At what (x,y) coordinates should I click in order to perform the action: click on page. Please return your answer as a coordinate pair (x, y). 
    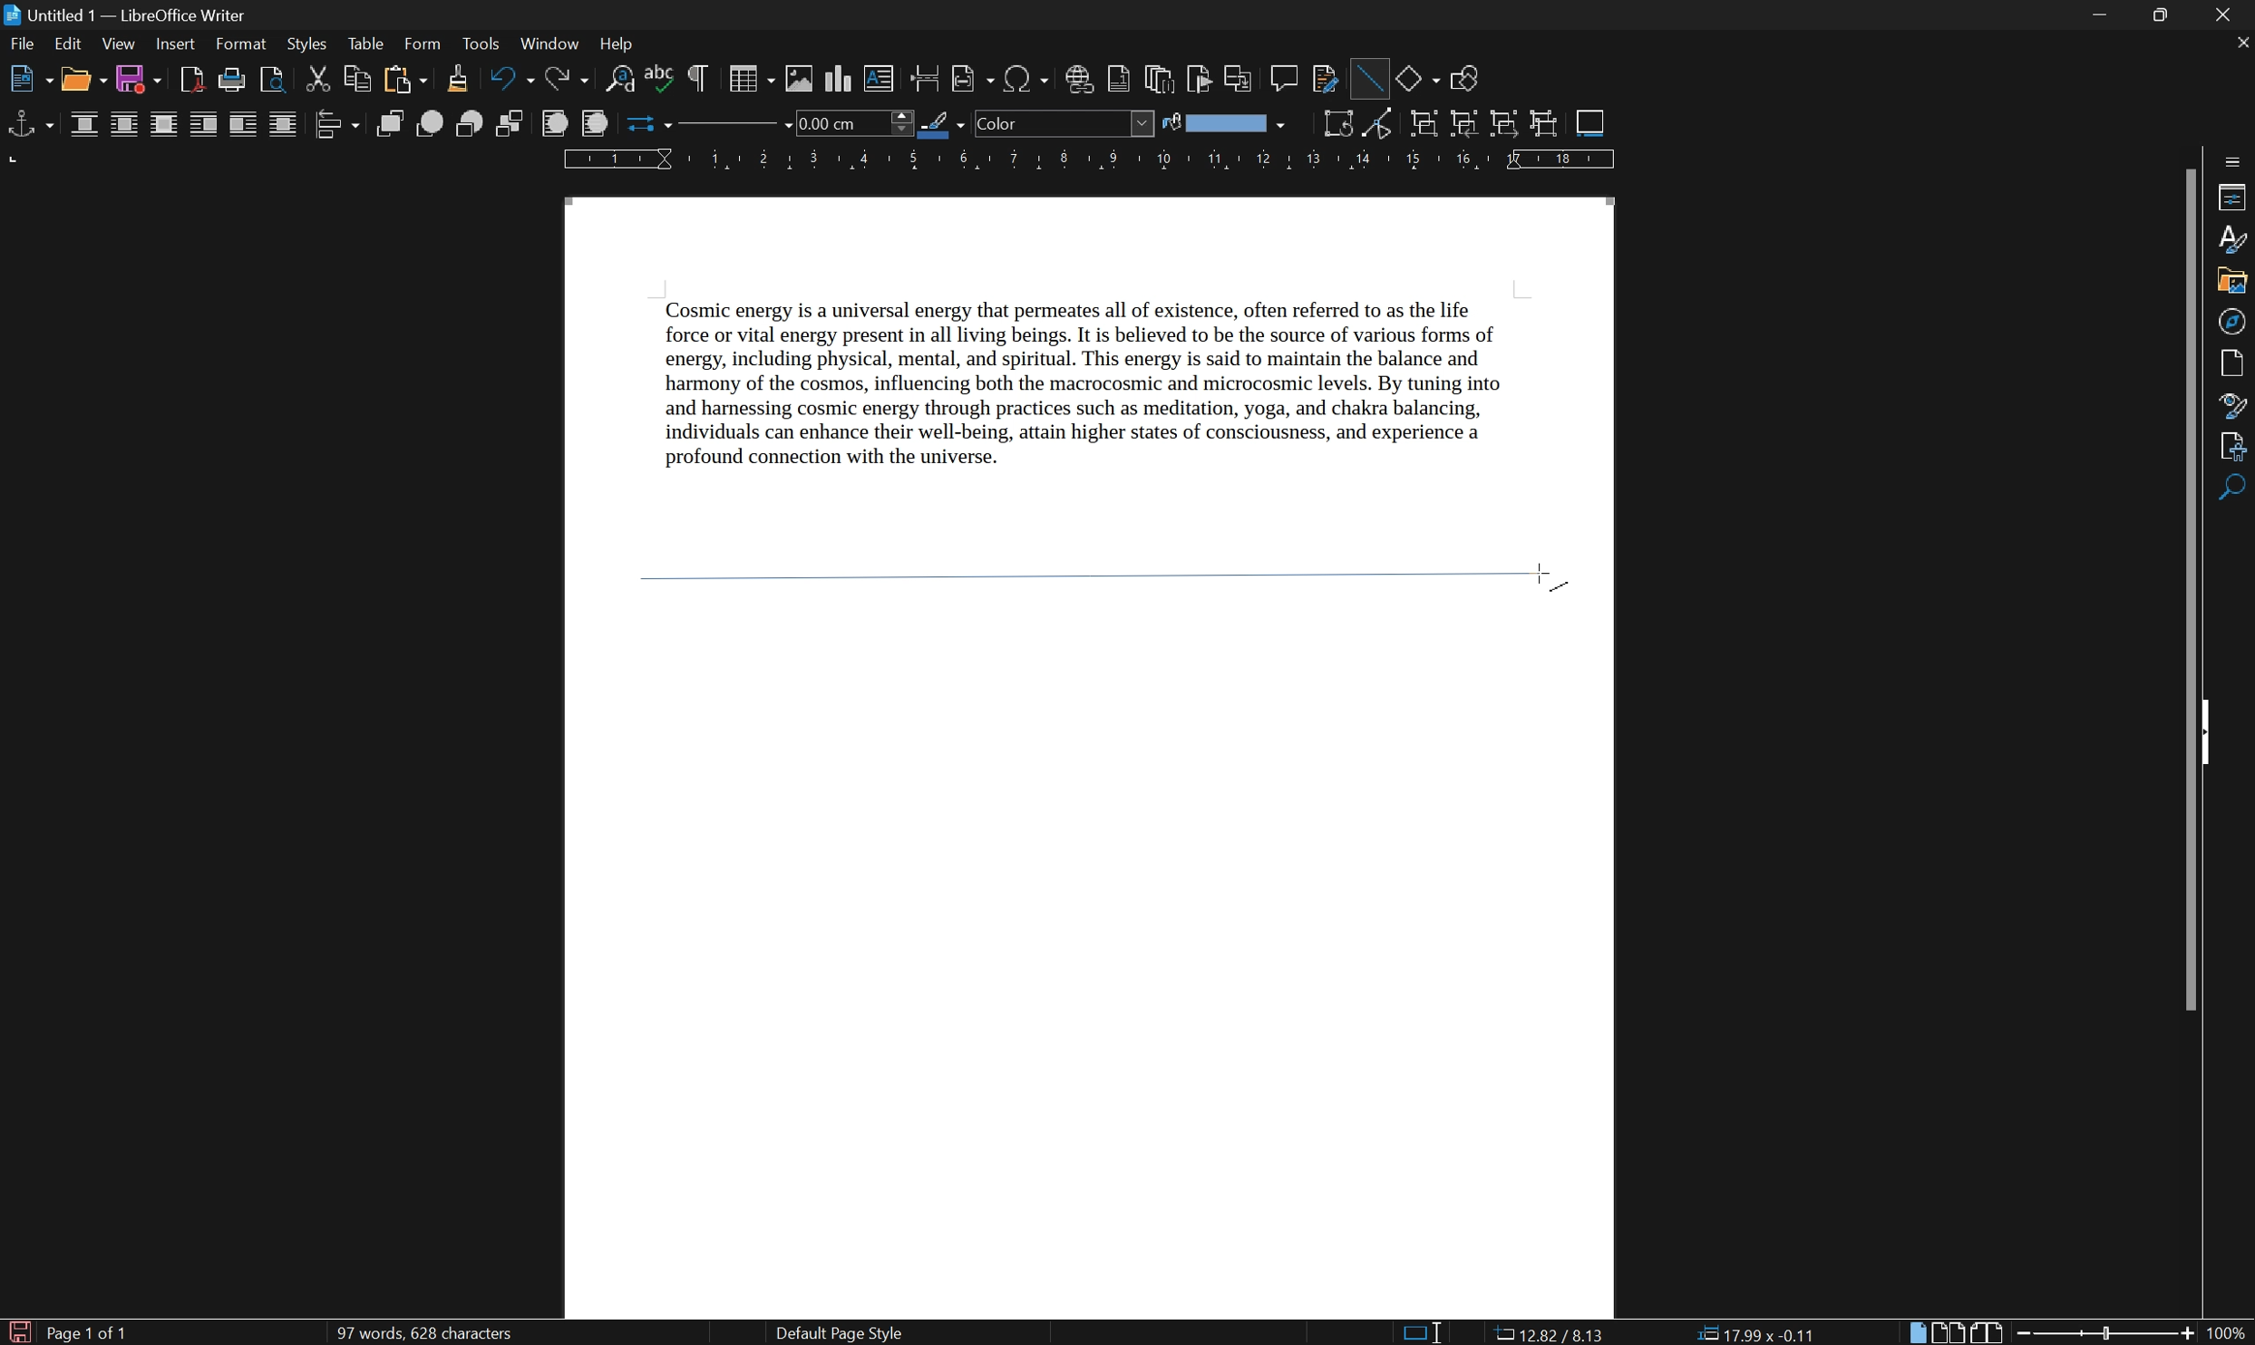
    Looking at the image, I should click on (2237, 363).